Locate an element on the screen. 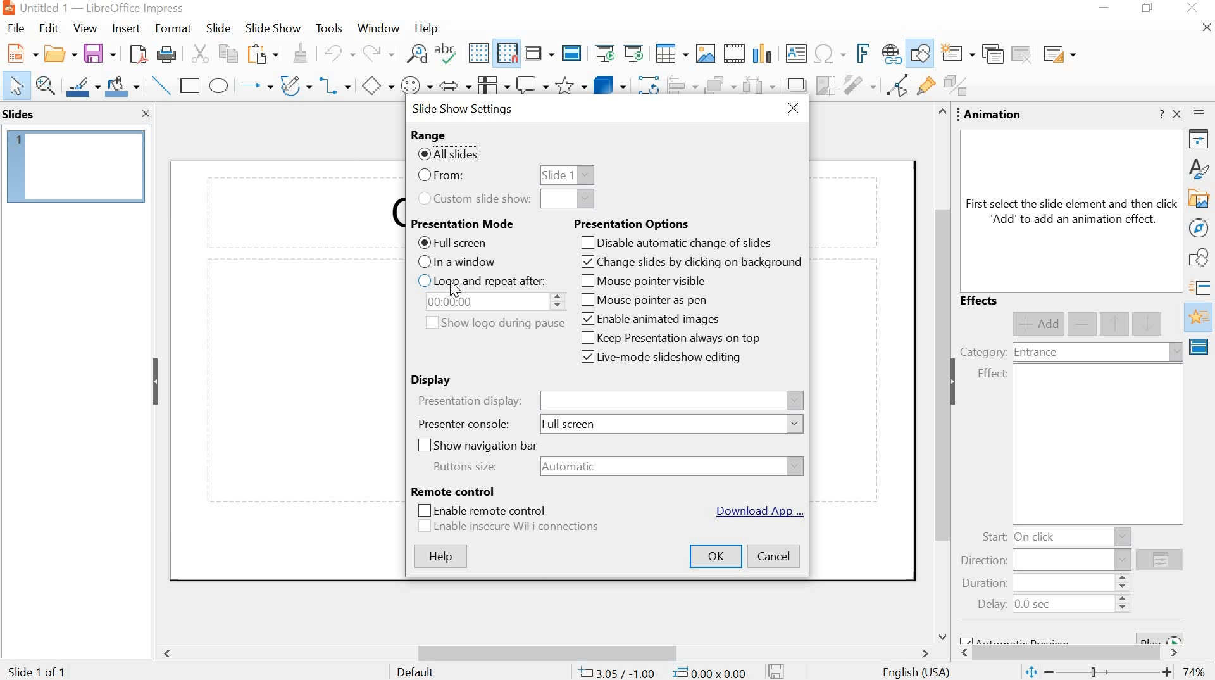 Image resolution: width=1215 pixels, height=680 pixels. app icon is located at coordinates (8, 8).